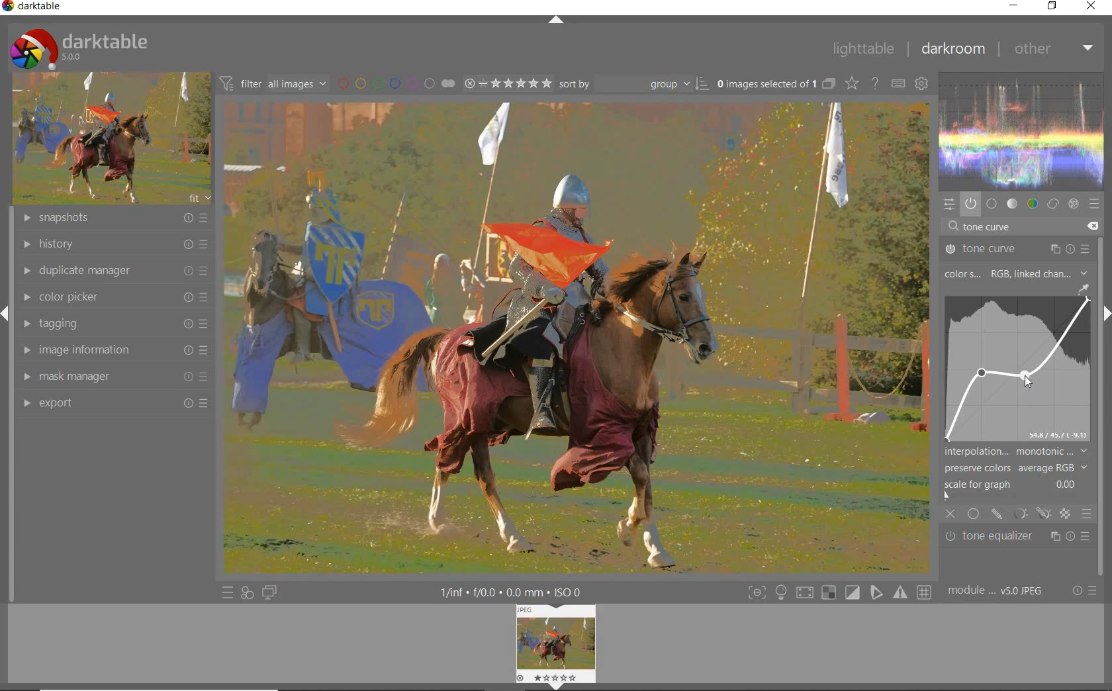  Describe the element at coordinates (921, 85) in the screenshot. I see `show global preferences` at that location.